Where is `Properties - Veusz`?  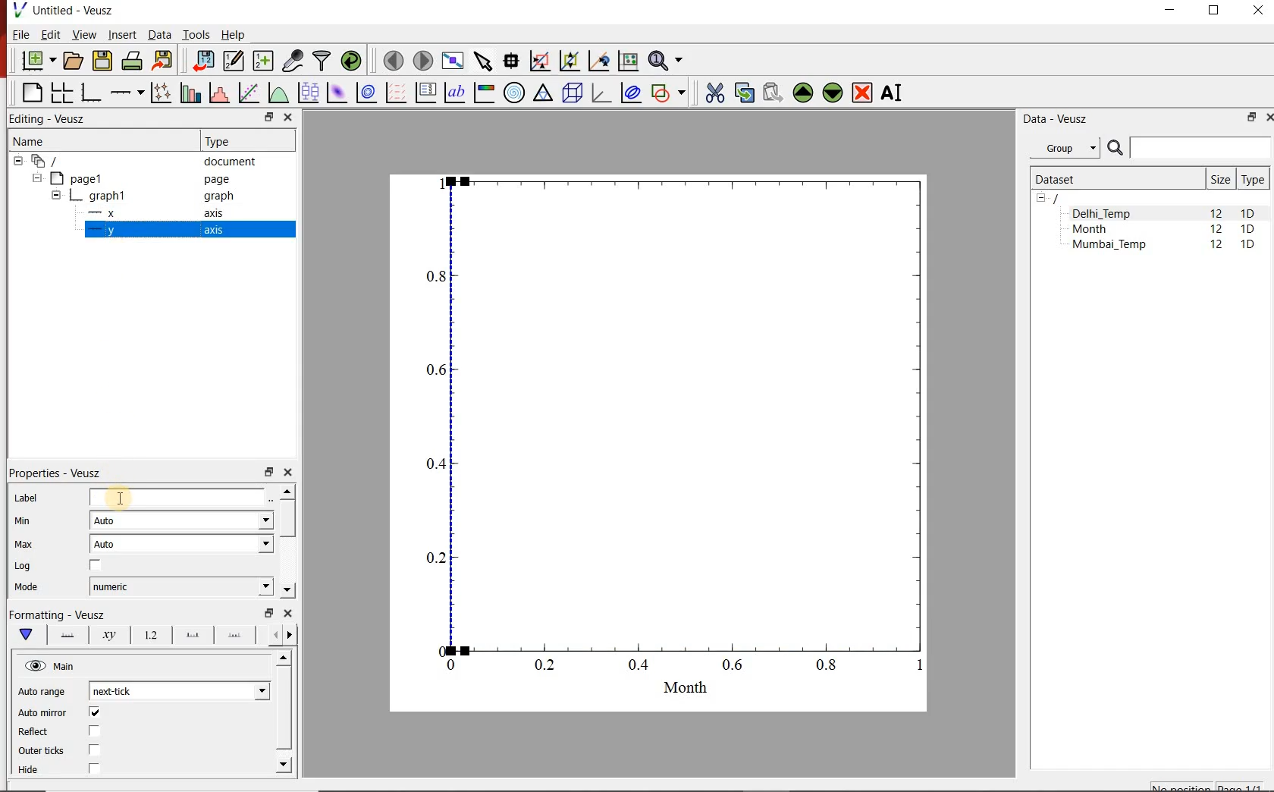 Properties - Veusz is located at coordinates (52, 473).